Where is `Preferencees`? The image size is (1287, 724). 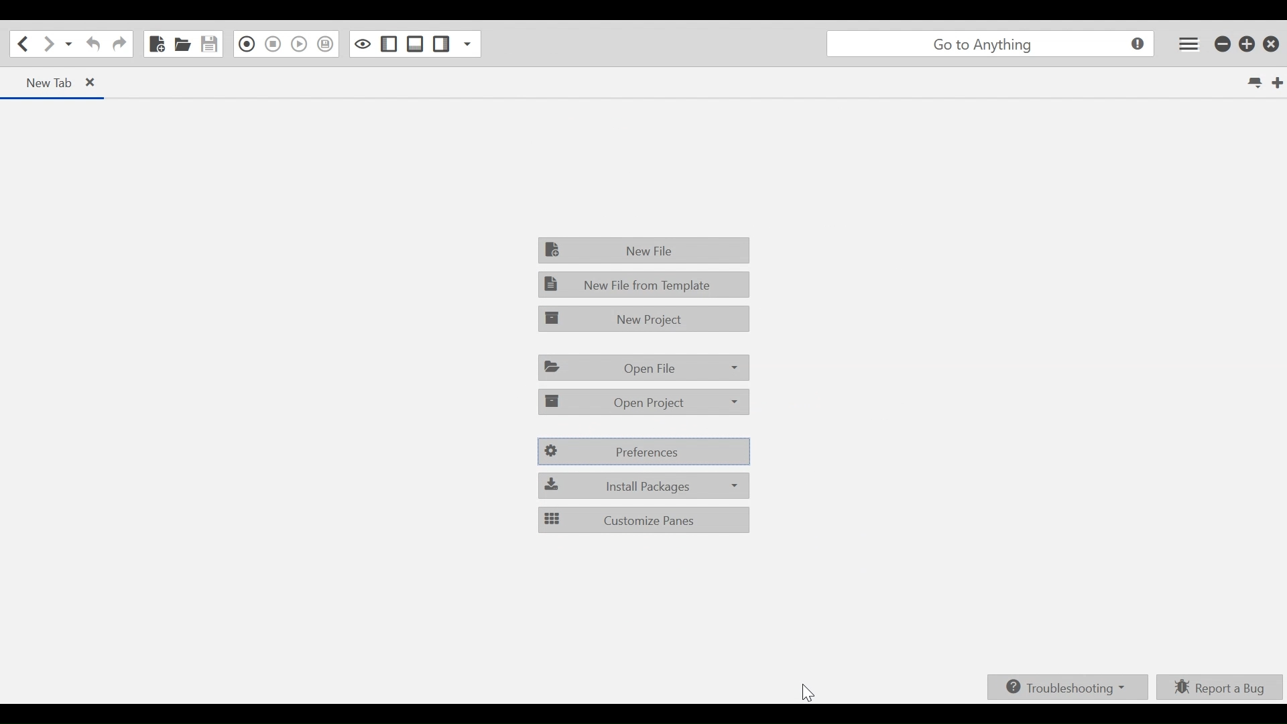 Preferencees is located at coordinates (641, 452).